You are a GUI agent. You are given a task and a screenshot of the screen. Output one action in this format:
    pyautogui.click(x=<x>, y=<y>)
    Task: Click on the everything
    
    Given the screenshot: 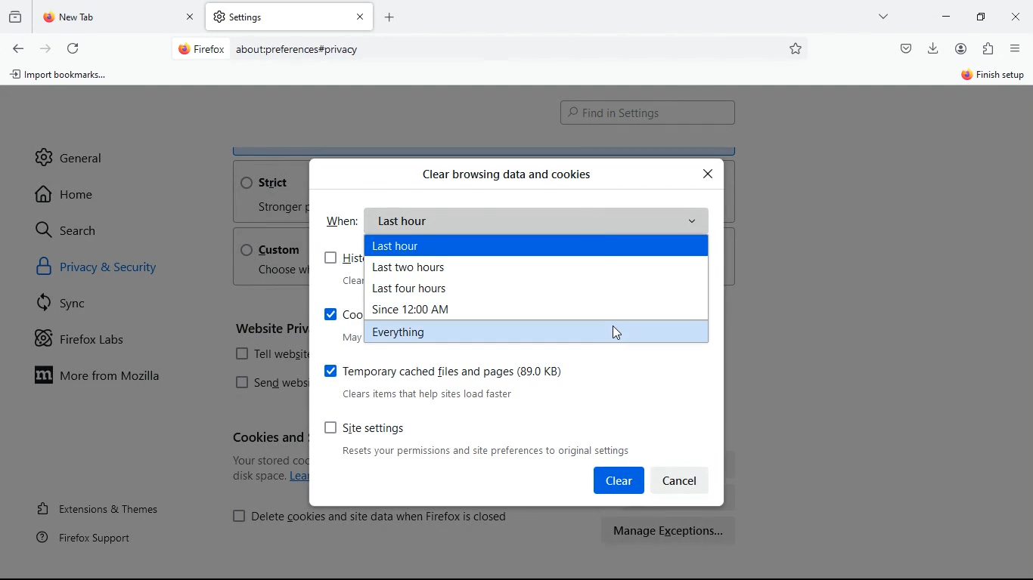 What is the action you would take?
    pyautogui.click(x=424, y=331)
    